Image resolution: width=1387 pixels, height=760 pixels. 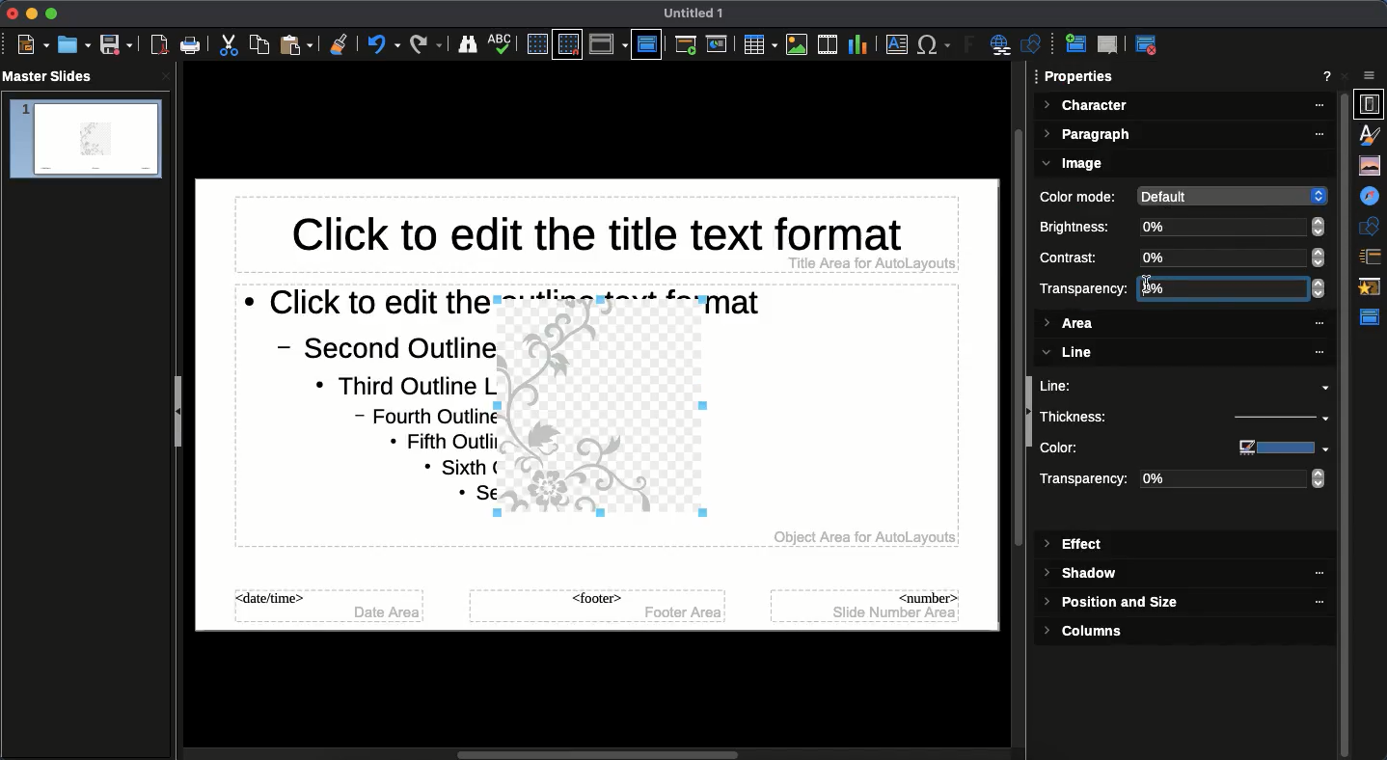 I want to click on Redo, so click(x=426, y=44).